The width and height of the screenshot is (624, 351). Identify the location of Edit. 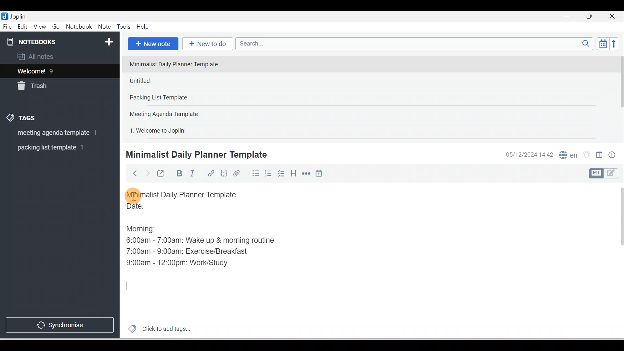
(23, 27).